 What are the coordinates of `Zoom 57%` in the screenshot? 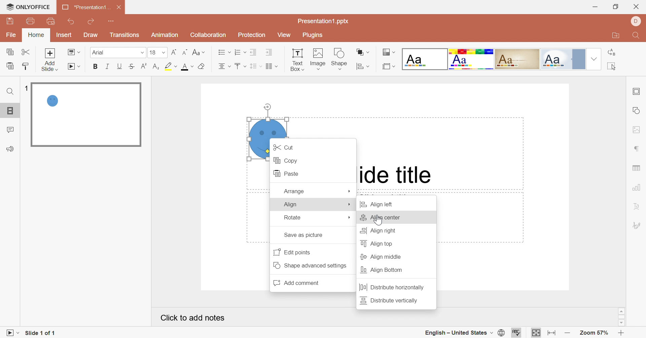 It's located at (593, 333).